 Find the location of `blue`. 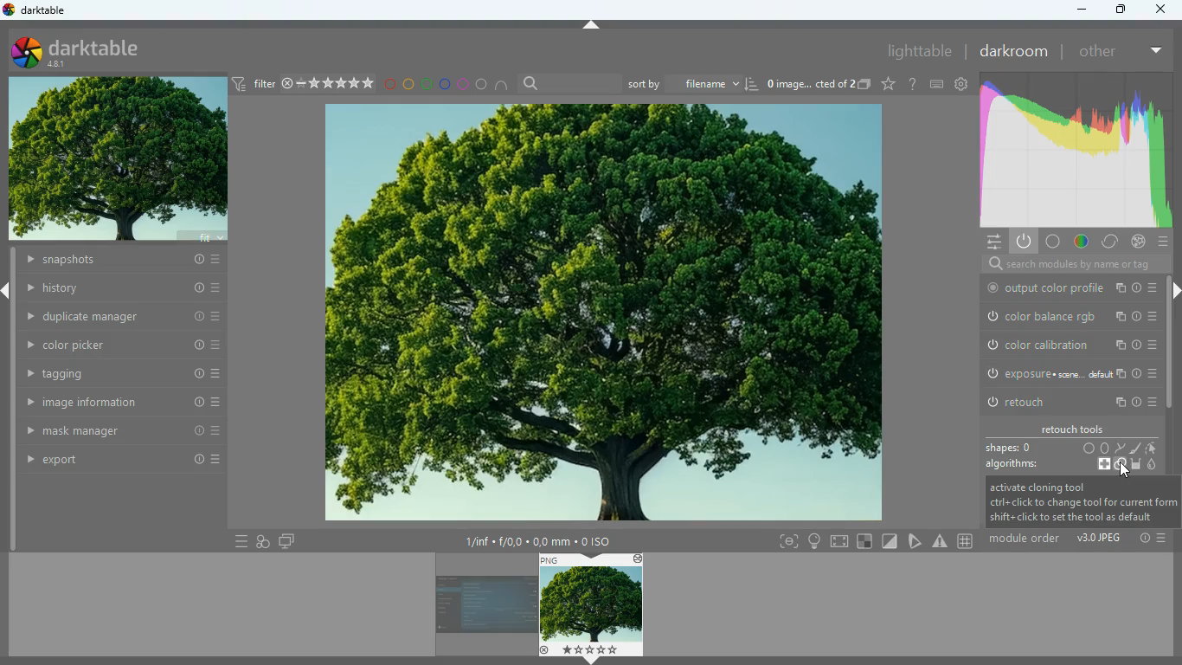

blue is located at coordinates (445, 85).